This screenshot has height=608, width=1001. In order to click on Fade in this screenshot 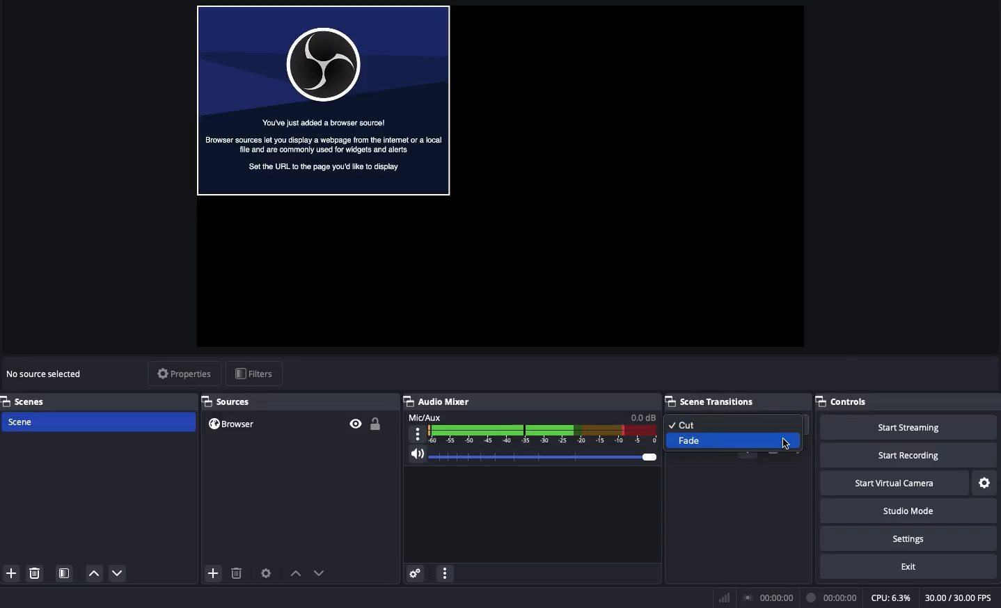, I will do `click(736, 442)`.